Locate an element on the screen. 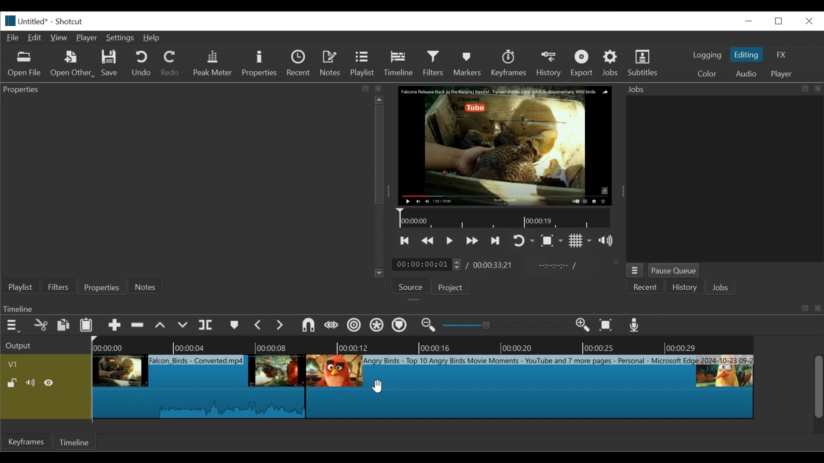  Current duration is located at coordinates (428, 264).